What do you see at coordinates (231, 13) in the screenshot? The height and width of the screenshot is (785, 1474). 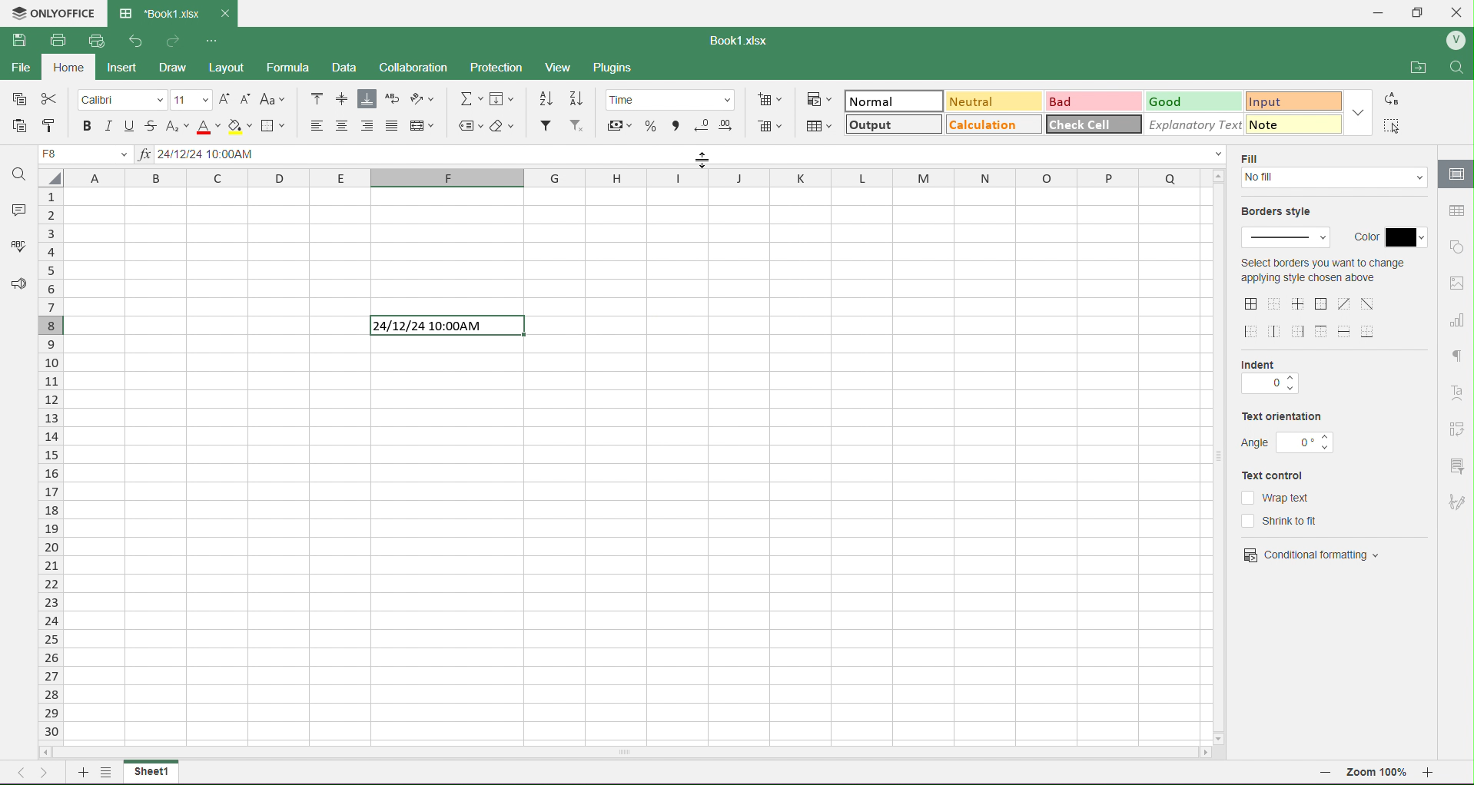 I see `close tab` at bounding box center [231, 13].